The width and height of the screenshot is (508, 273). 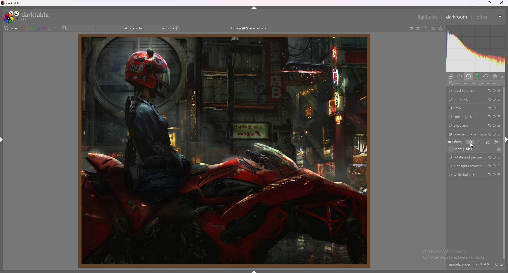 I want to click on flip horizontally, so click(x=488, y=142).